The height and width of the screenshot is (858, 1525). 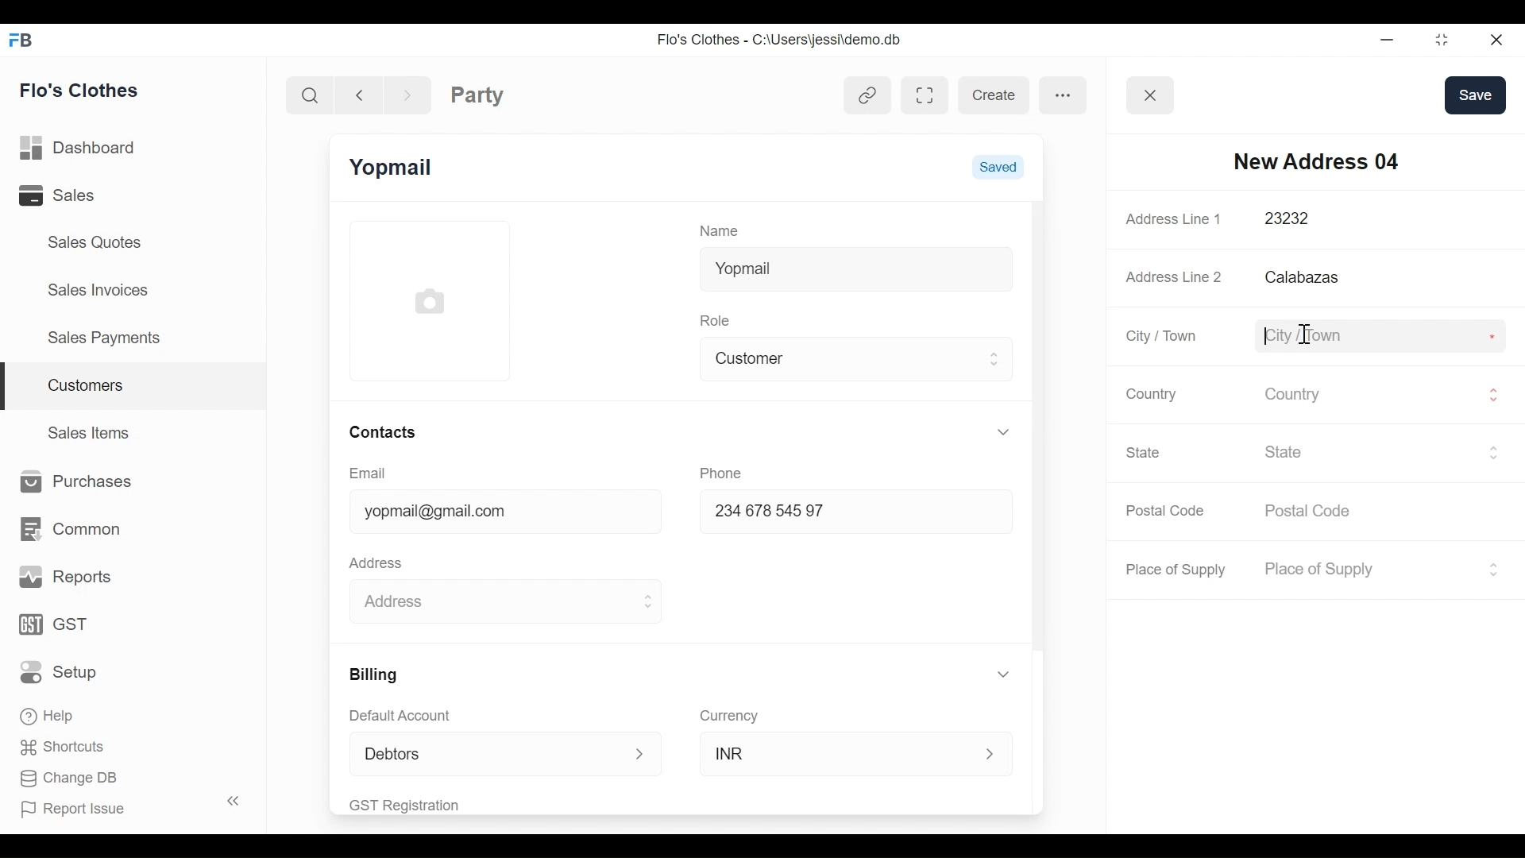 I want to click on Expand, so click(x=992, y=754).